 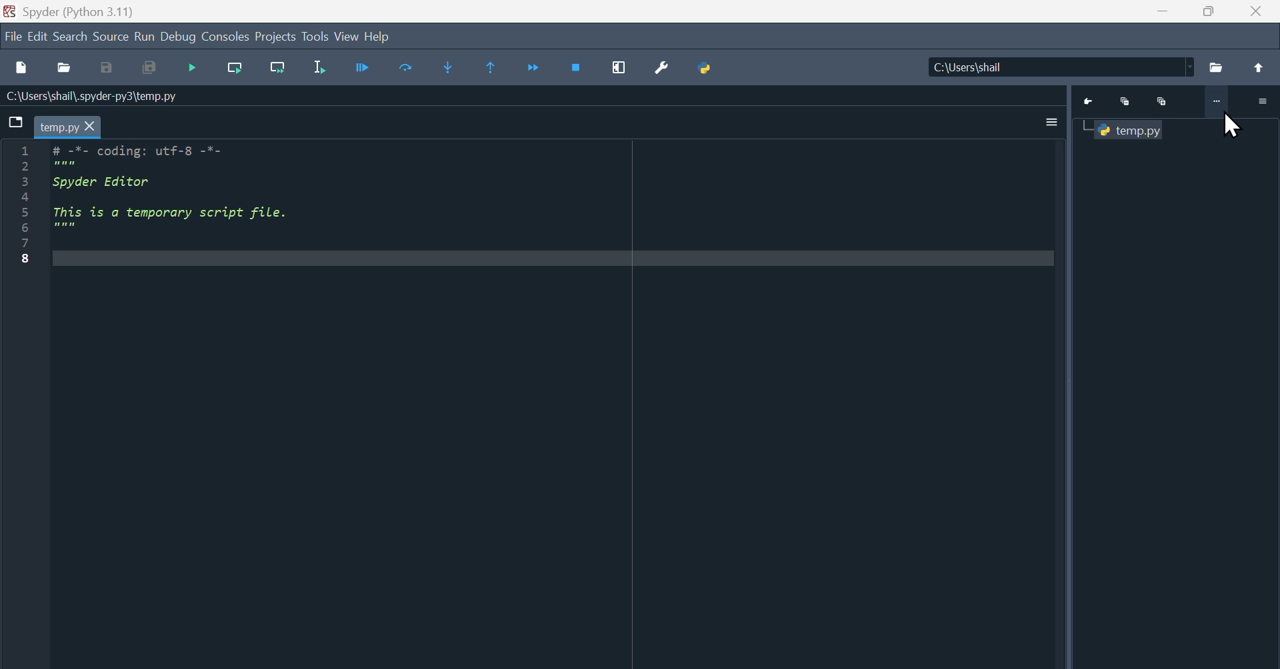 I want to click on Go to, so click(x=1091, y=102).